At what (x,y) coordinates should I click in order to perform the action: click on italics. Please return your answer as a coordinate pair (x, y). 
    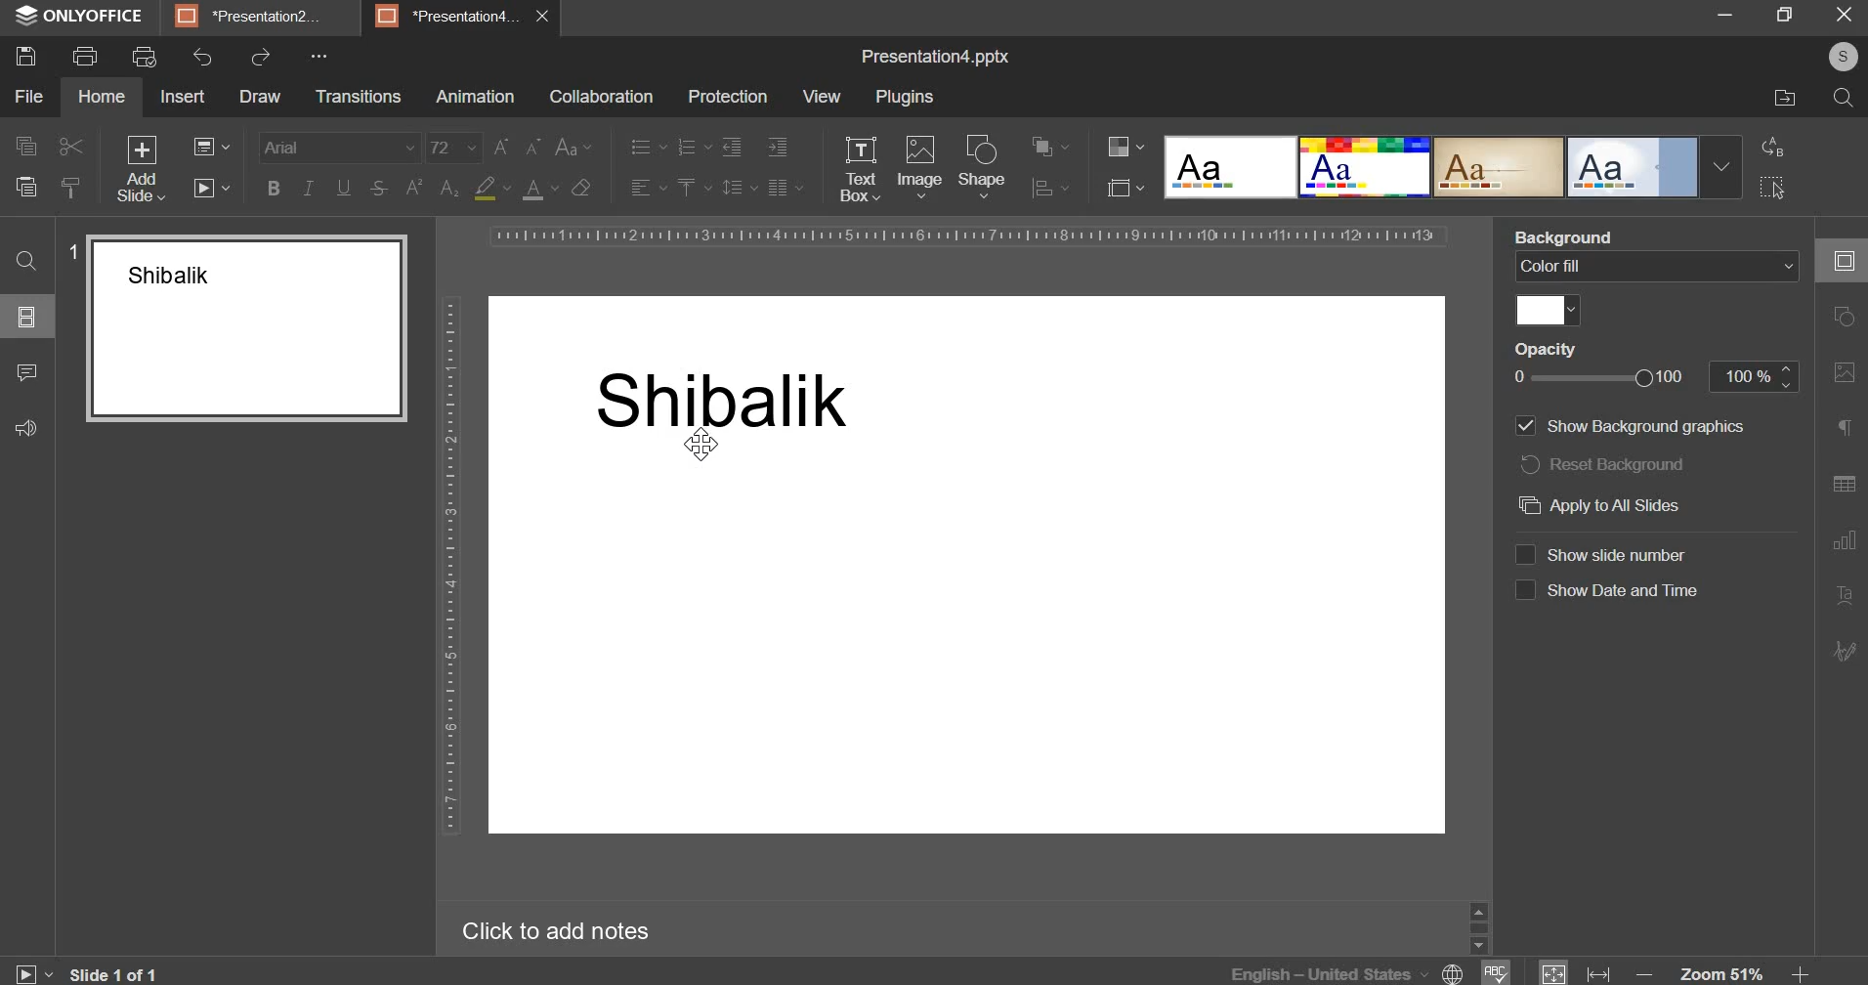
    Looking at the image, I should click on (309, 188).